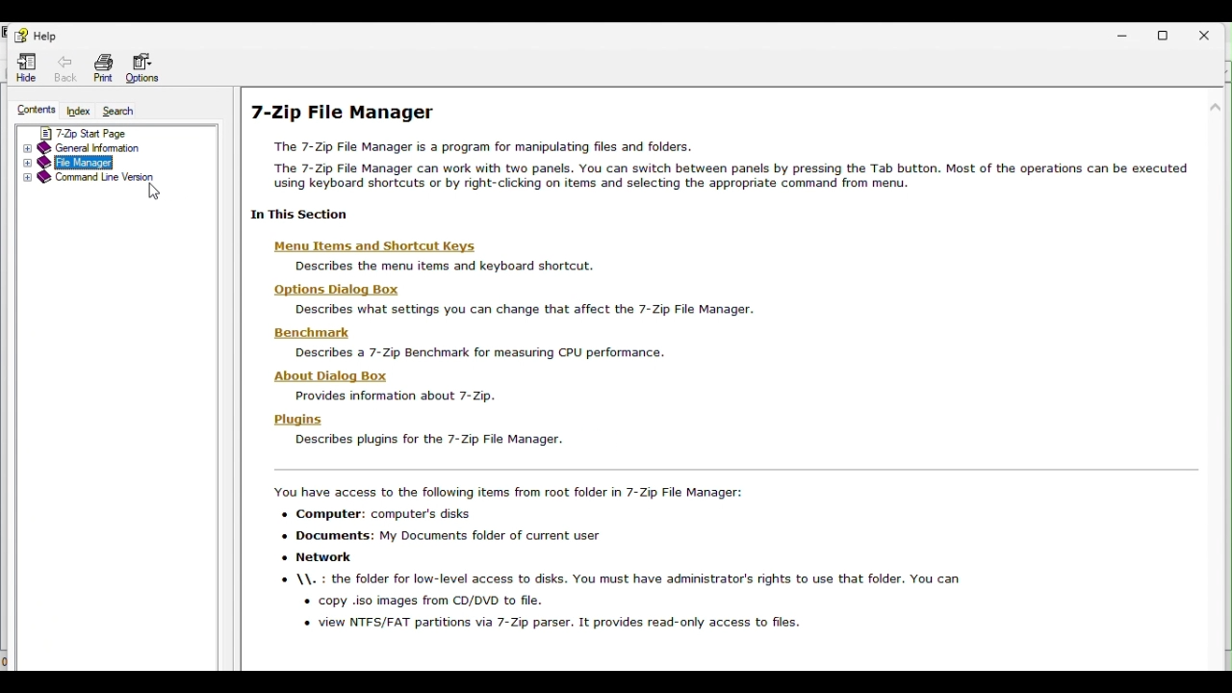  I want to click on 7-zip file manager, so click(354, 110).